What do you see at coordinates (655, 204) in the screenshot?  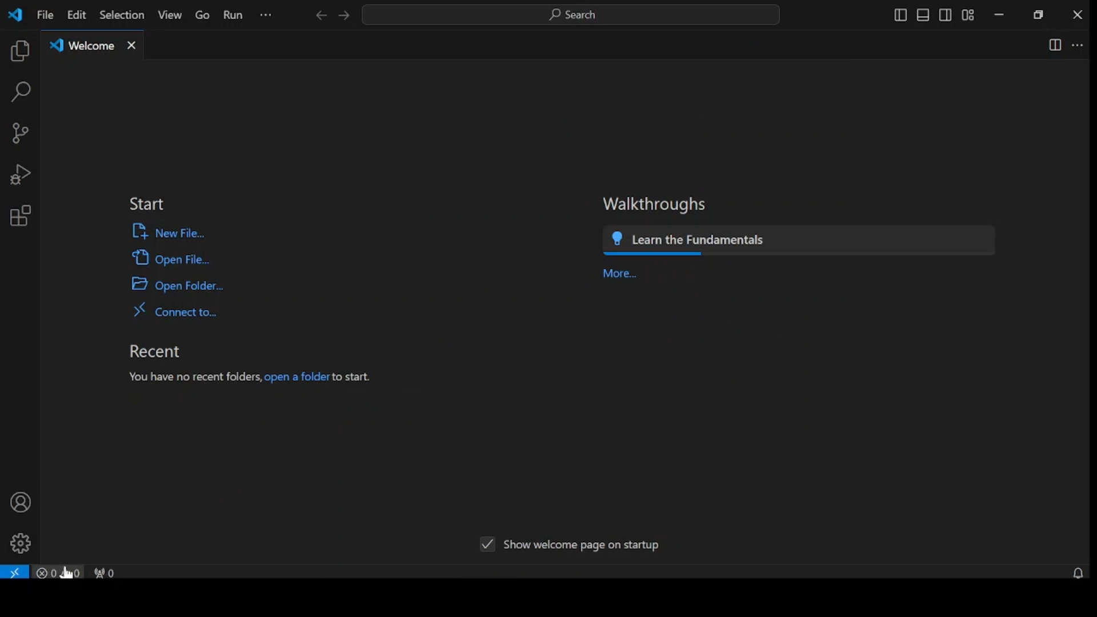 I see `walkthroughs` at bounding box center [655, 204].